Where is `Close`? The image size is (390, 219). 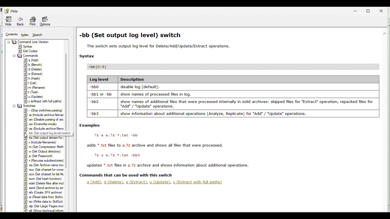 Close is located at coordinates (384, 10).